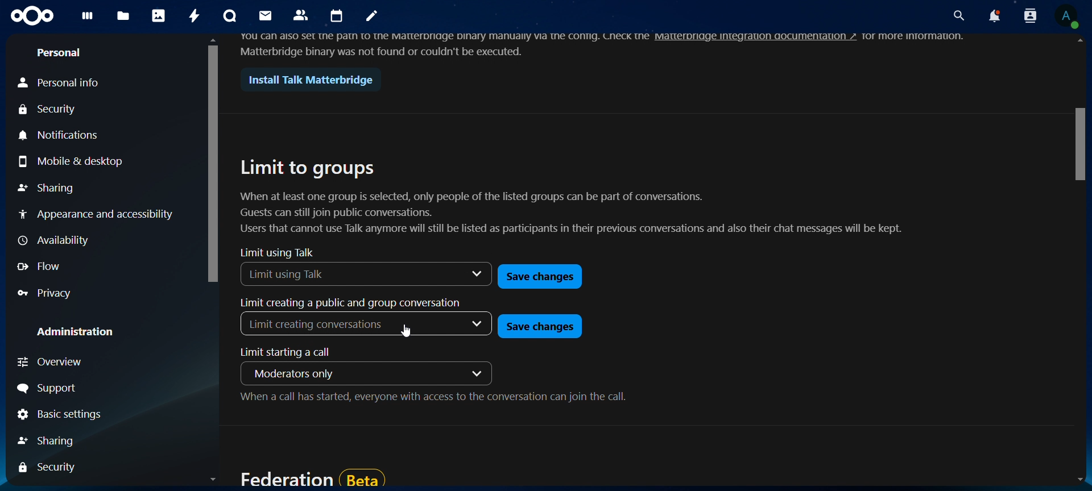 This screenshot has width=1092, height=491. Describe the element at coordinates (43, 268) in the screenshot. I see `Flow` at that location.